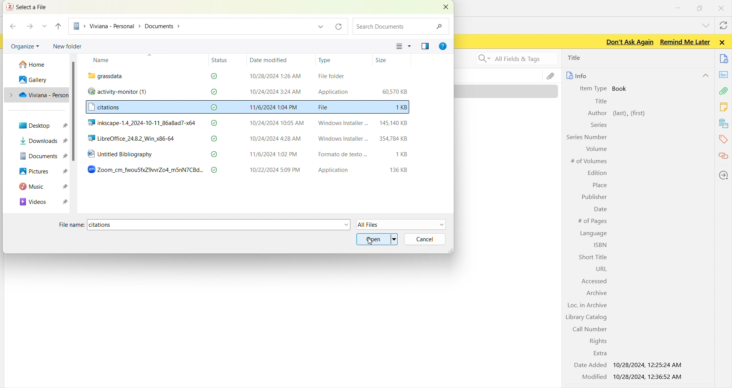 The height and width of the screenshot is (388, 732). What do you see at coordinates (723, 176) in the screenshot?
I see `locations` at bounding box center [723, 176].